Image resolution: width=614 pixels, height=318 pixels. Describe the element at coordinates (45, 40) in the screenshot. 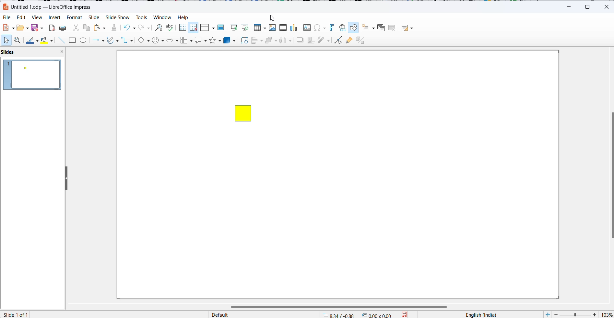

I see `fill color` at that location.